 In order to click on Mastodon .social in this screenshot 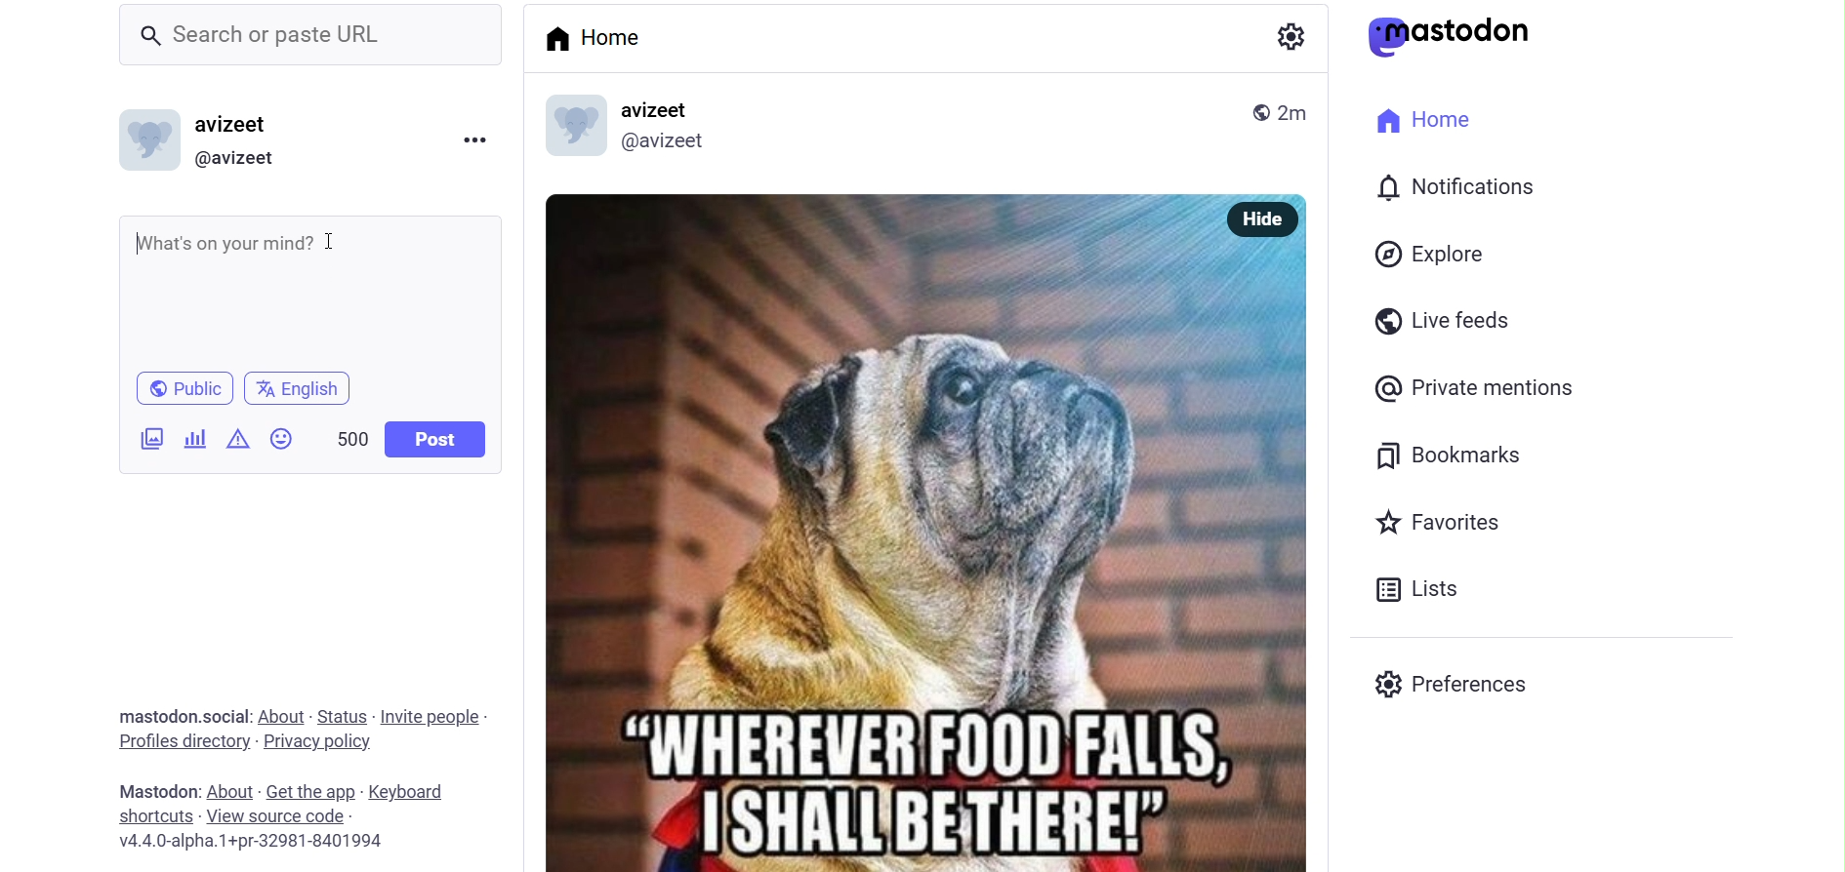, I will do `click(154, 716)`.